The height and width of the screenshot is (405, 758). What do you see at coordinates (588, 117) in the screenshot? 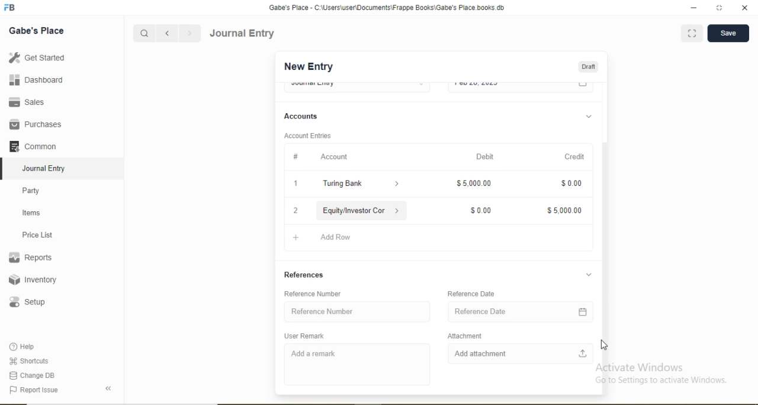
I see `Dropdown` at bounding box center [588, 117].